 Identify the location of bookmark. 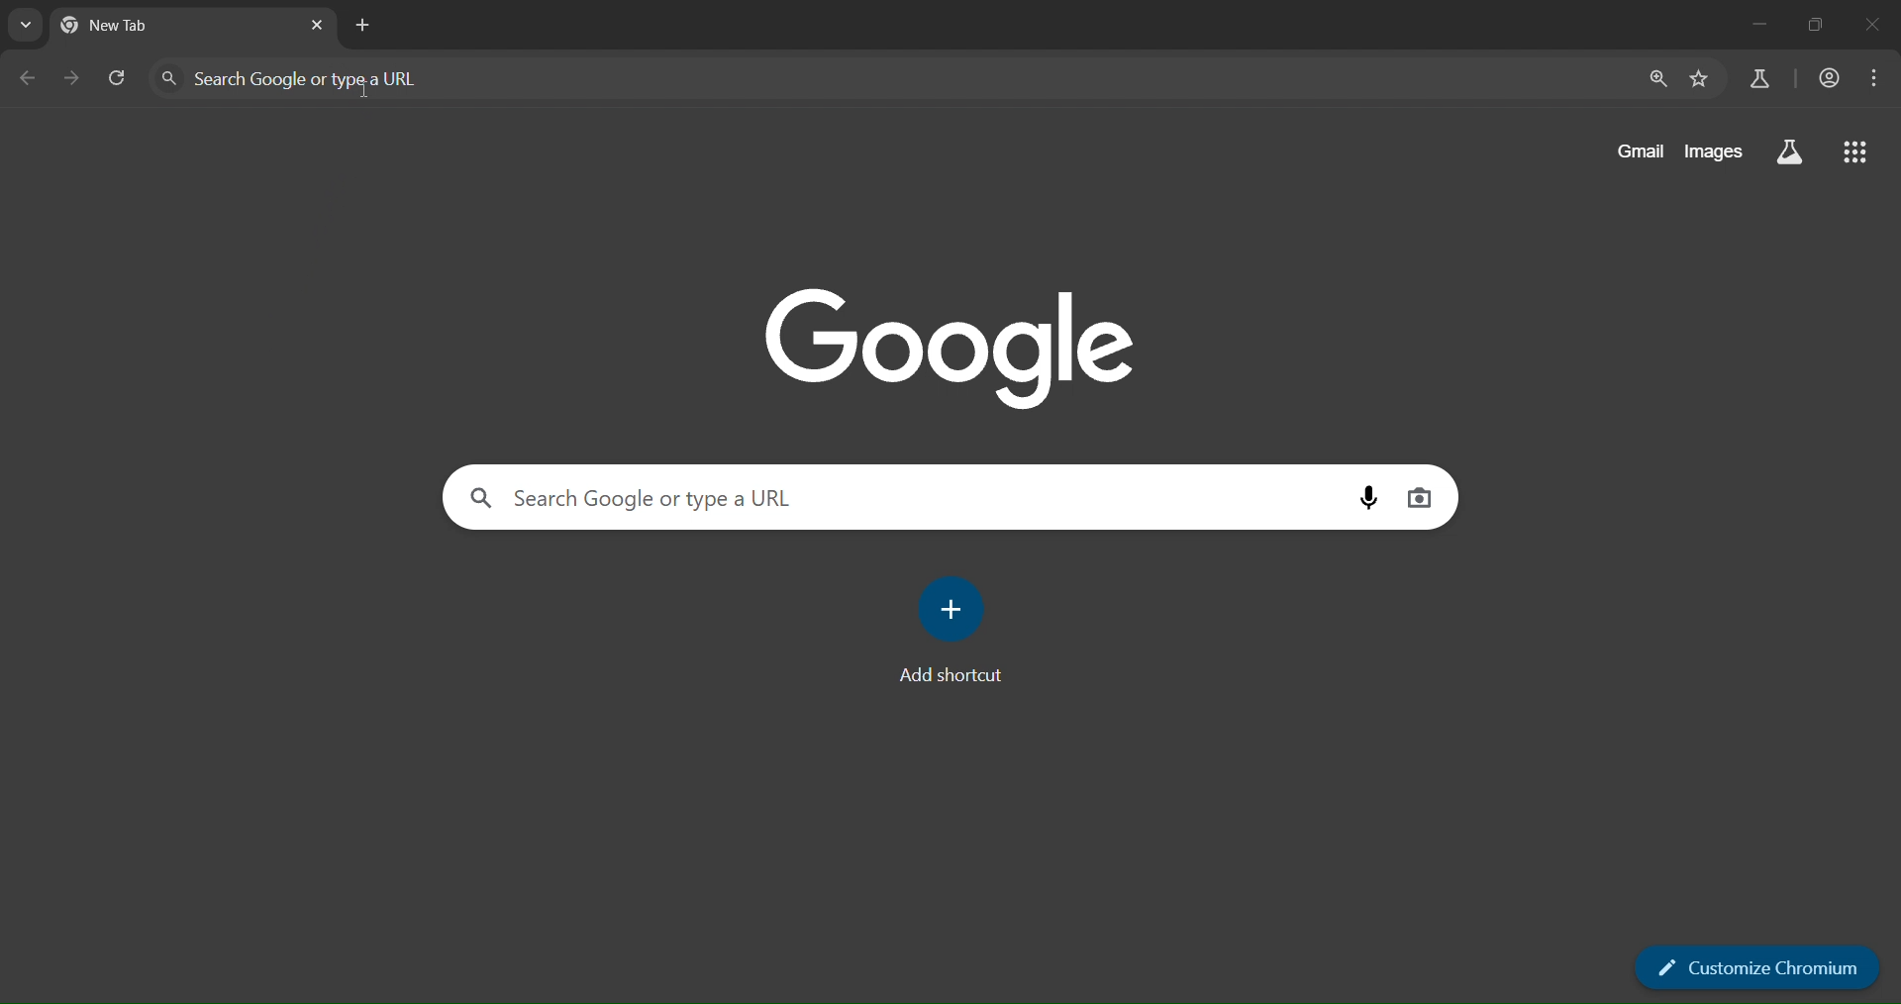
(1700, 79).